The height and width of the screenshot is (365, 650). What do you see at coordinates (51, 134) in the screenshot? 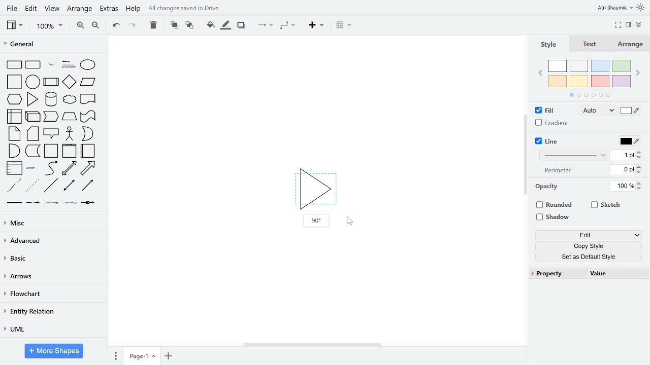
I see `callout` at bounding box center [51, 134].